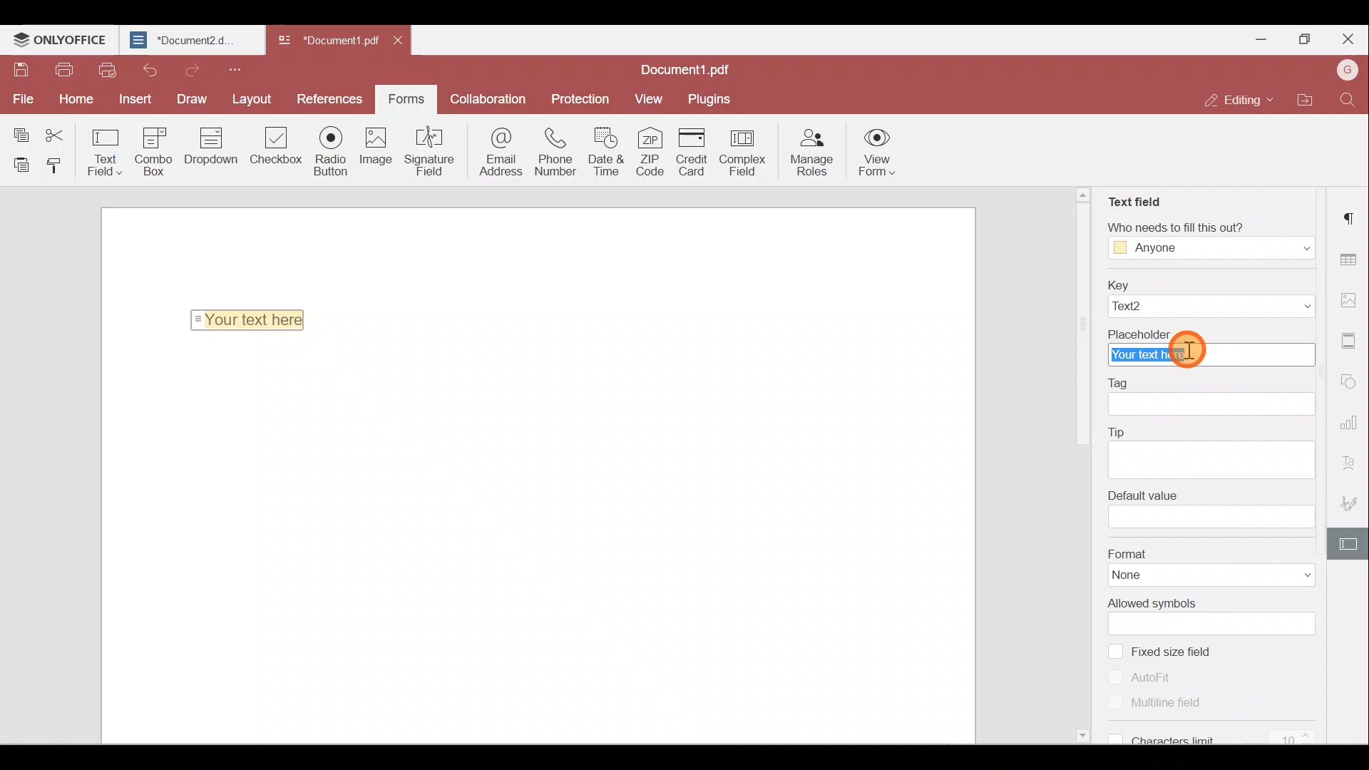  Describe the element at coordinates (1085, 468) in the screenshot. I see `Scroll bar` at that location.